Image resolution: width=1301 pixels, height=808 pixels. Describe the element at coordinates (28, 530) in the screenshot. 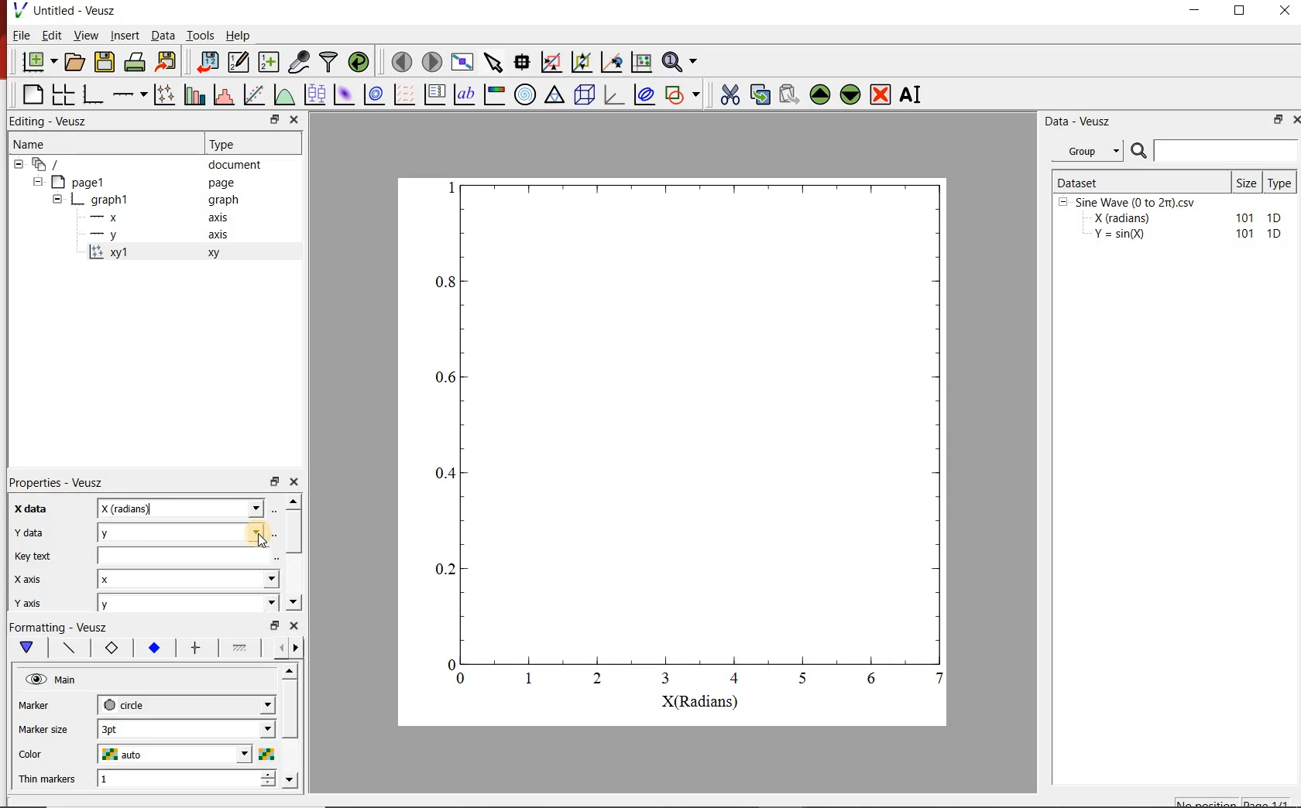

I see `Min` at that location.